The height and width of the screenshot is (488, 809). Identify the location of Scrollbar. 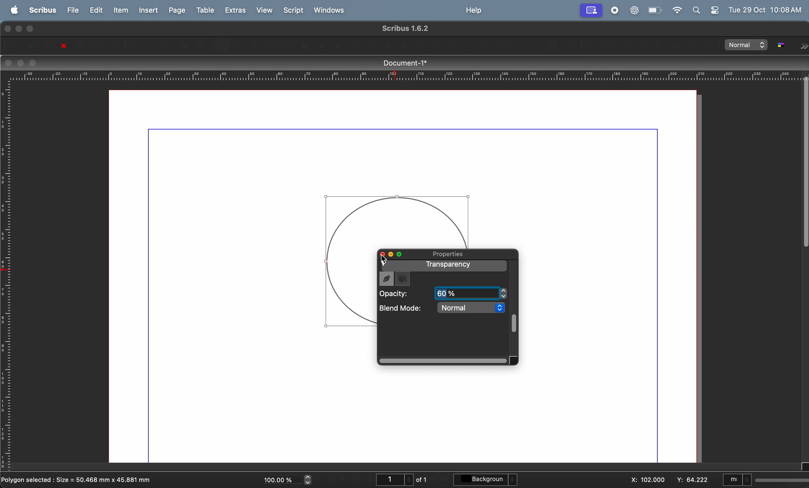
(804, 159).